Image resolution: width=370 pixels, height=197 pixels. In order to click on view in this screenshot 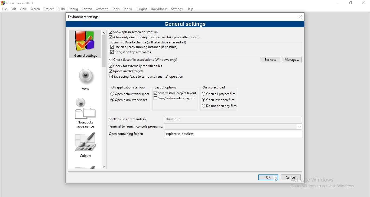, I will do `click(84, 78)`.